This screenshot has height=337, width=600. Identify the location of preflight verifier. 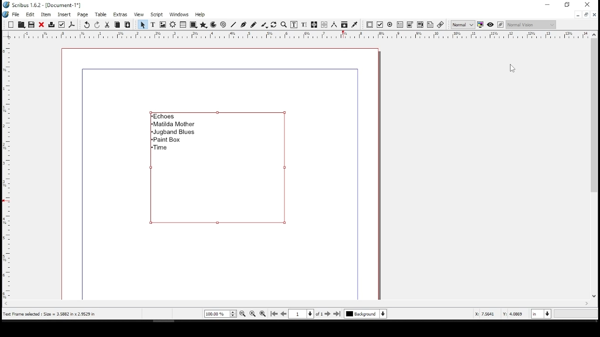
(62, 24).